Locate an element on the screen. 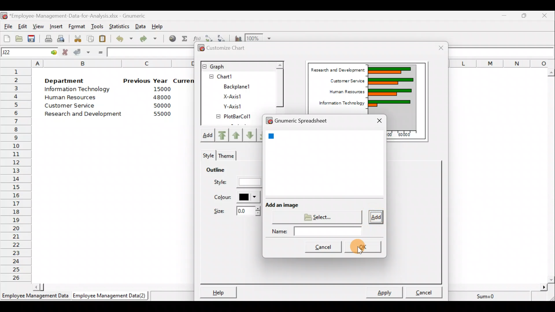  Cell name J22 is located at coordinates (22, 52).